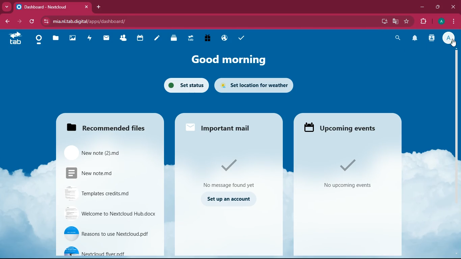 Image resolution: width=461 pixels, height=259 pixels. Describe the element at coordinates (423, 22) in the screenshot. I see `extensions` at that location.